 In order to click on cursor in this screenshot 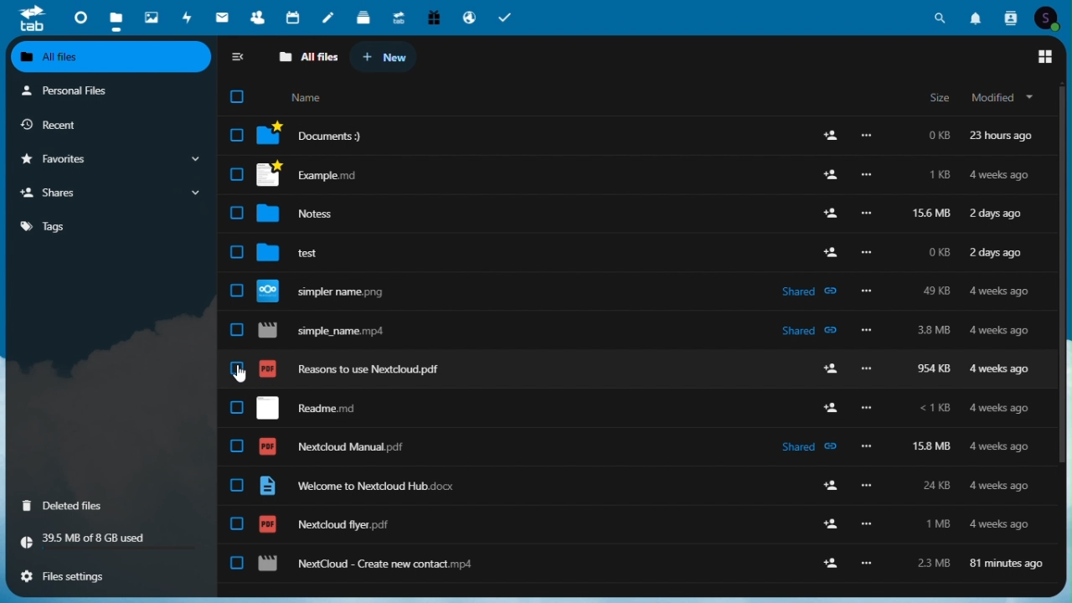, I will do `click(240, 376)`.